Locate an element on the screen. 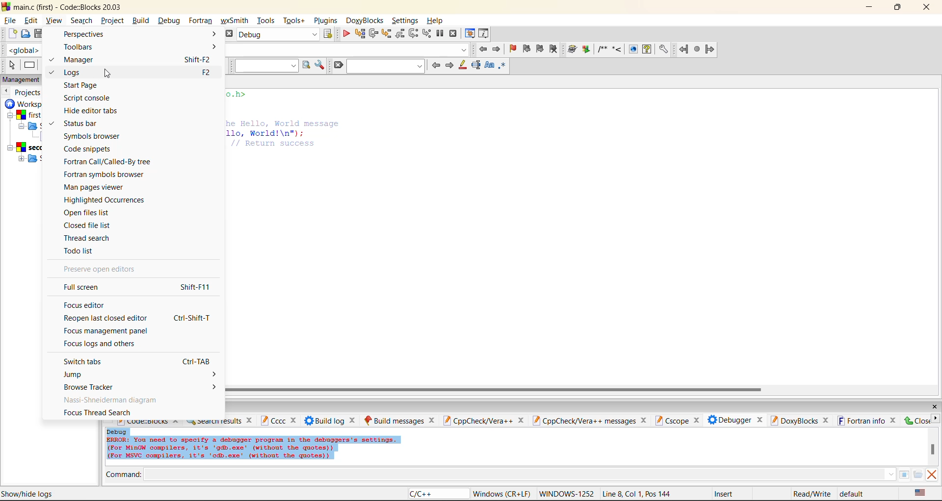  build is located at coordinates (143, 21).